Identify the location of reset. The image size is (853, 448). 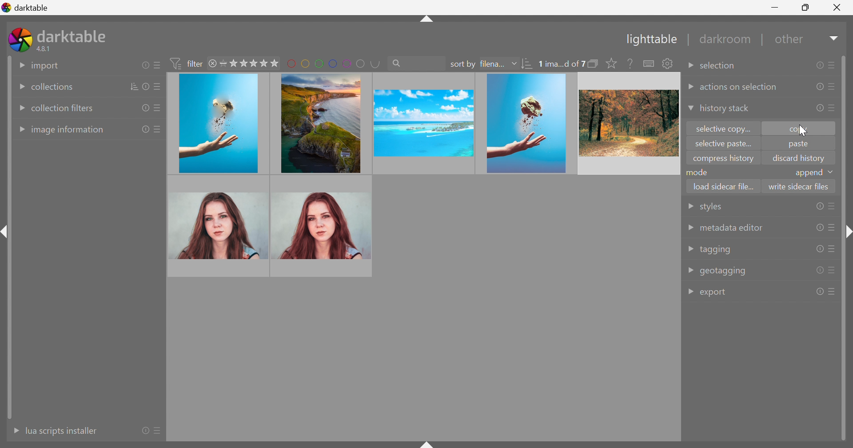
(144, 65).